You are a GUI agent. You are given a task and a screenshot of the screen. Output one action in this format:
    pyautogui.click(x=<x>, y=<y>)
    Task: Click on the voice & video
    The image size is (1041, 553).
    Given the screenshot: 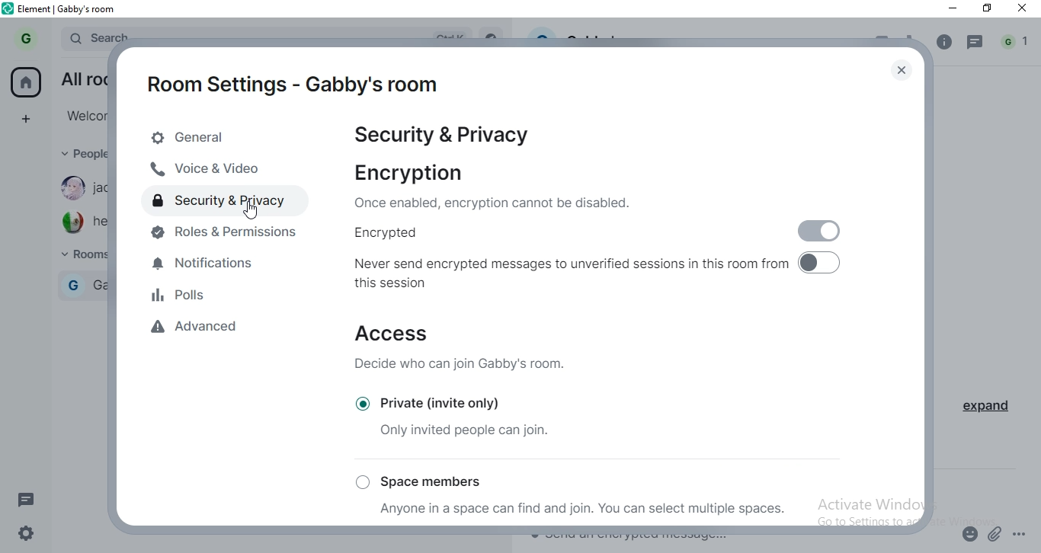 What is the action you would take?
    pyautogui.click(x=220, y=170)
    